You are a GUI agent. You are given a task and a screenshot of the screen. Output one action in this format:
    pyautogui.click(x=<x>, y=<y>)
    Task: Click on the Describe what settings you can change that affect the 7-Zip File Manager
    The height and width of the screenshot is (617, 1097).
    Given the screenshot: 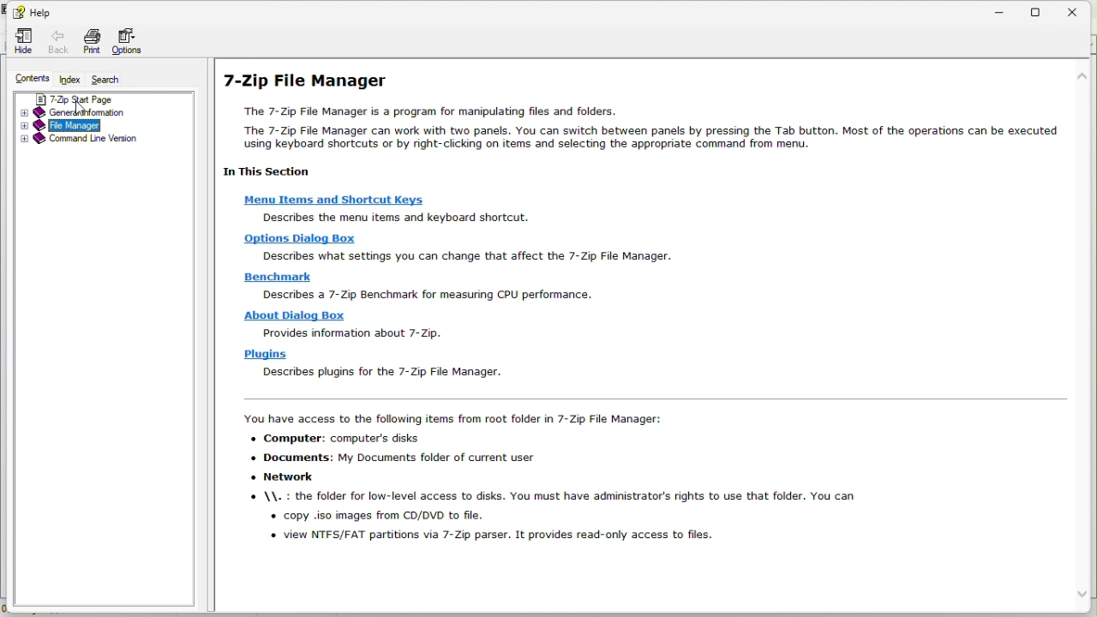 What is the action you would take?
    pyautogui.click(x=461, y=256)
    